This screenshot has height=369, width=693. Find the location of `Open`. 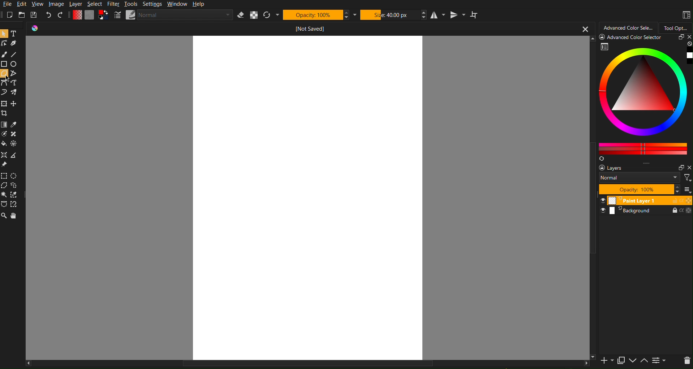

Open is located at coordinates (22, 15).